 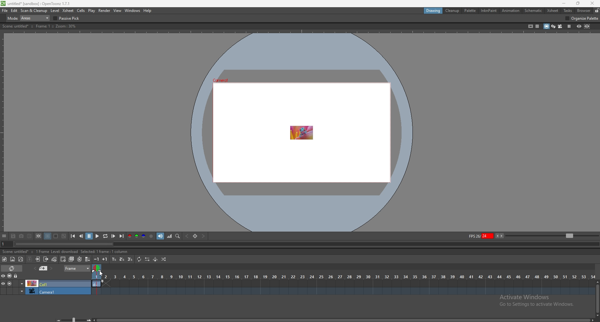 What do you see at coordinates (102, 273) in the screenshot?
I see `cursor` at bounding box center [102, 273].